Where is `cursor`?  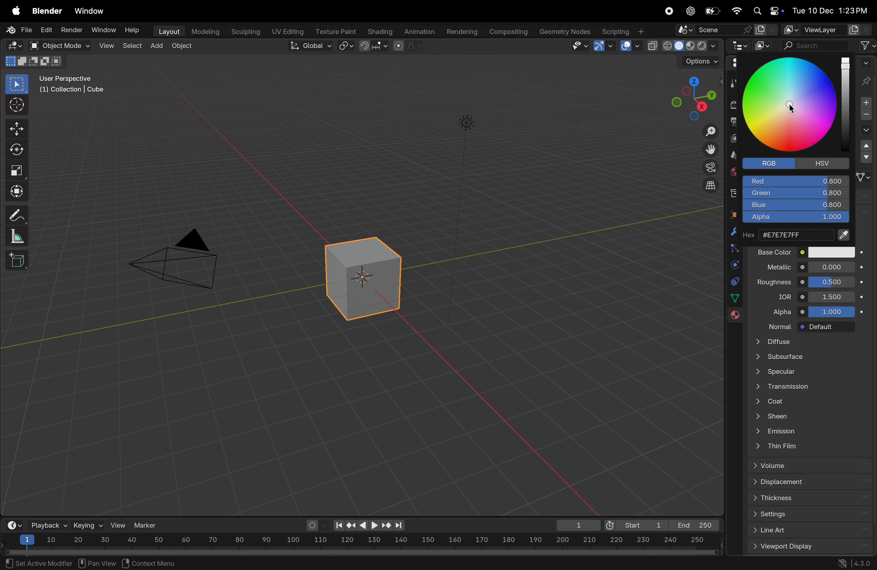
cursor is located at coordinates (793, 105).